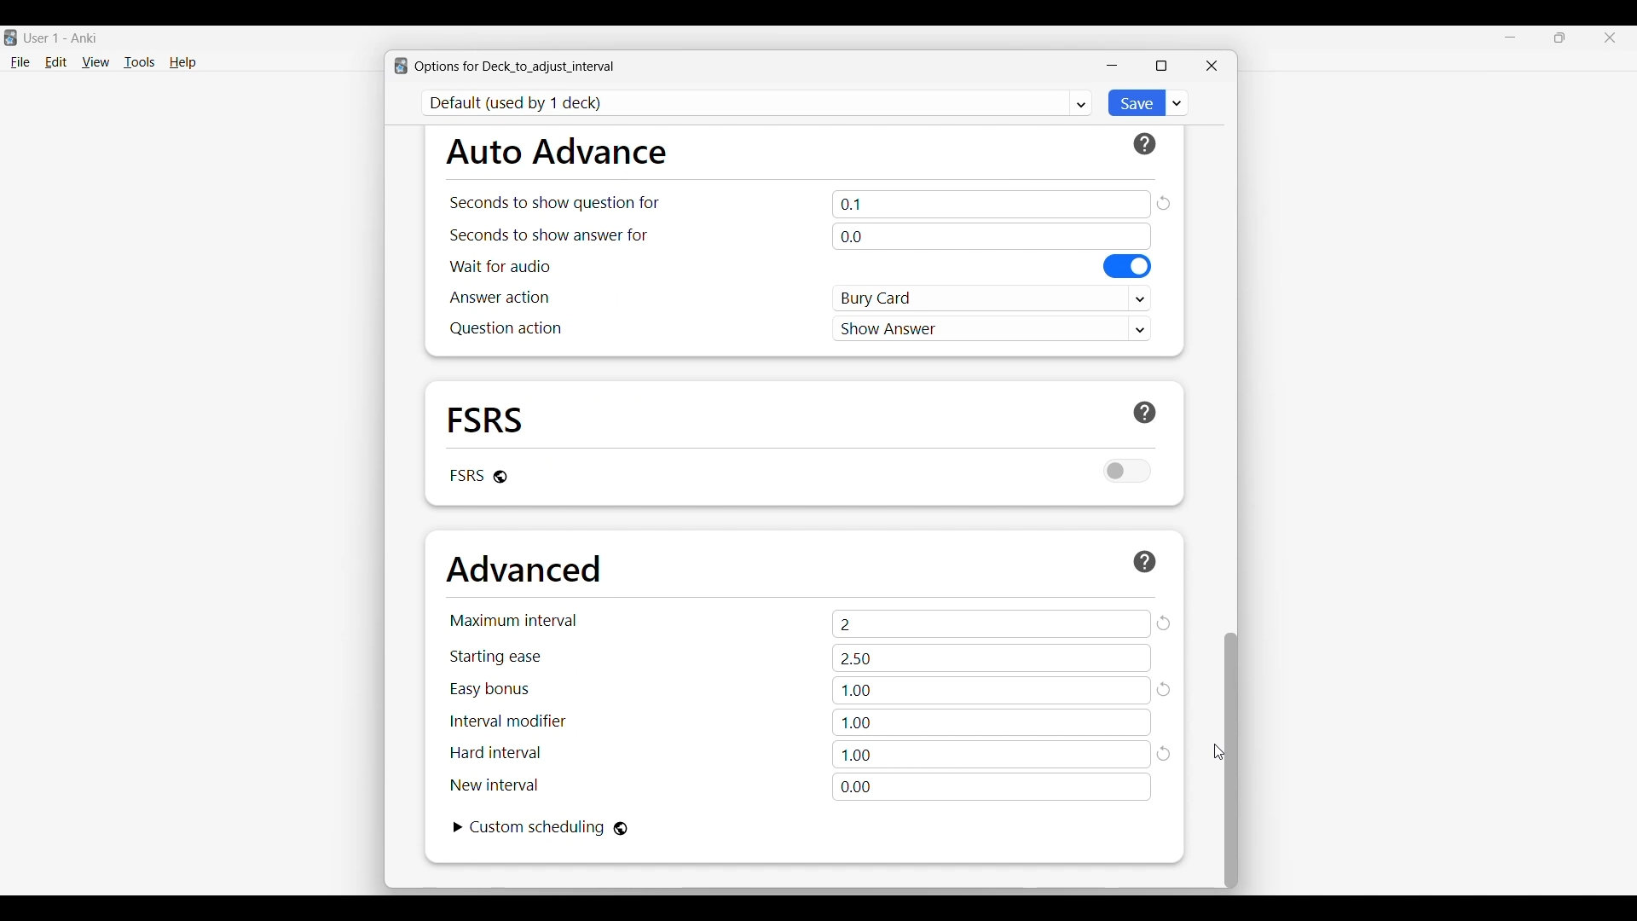 This screenshot has height=921, width=1637. I want to click on View menu, so click(95, 62).